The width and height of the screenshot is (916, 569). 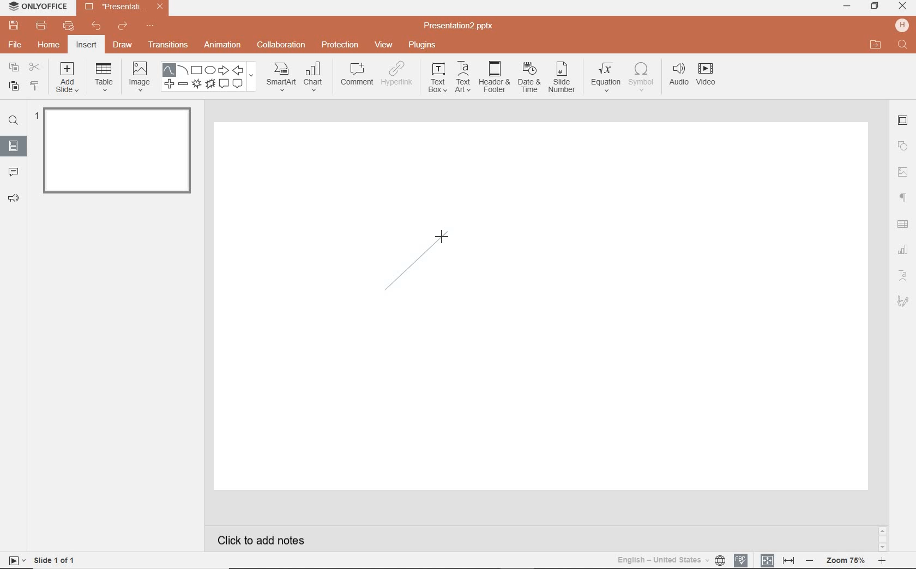 What do you see at coordinates (68, 80) in the screenshot?
I see `ADD SLIDE` at bounding box center [68, 80].